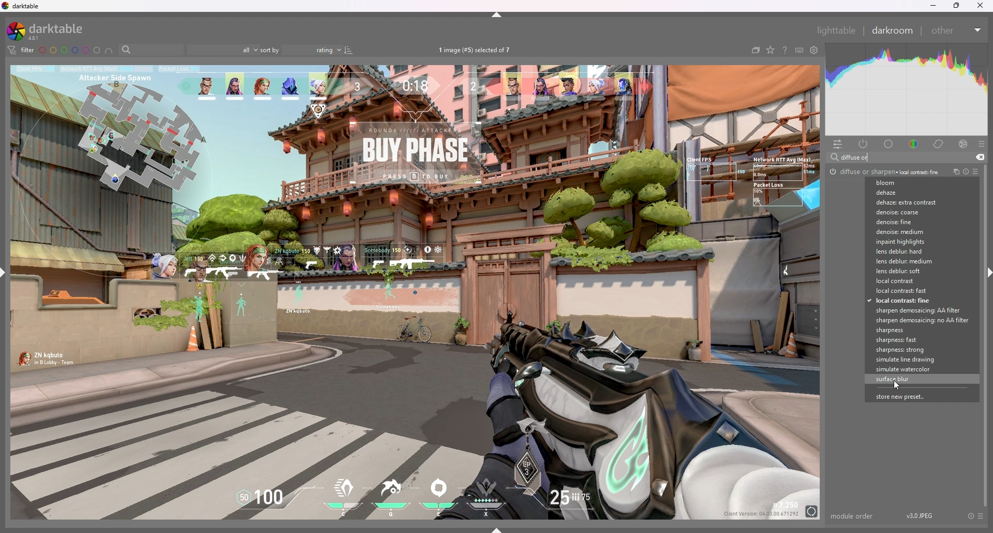 The height and width of the screenshot is (533, 993). I want to click on quick access panel, so click(838, 144).